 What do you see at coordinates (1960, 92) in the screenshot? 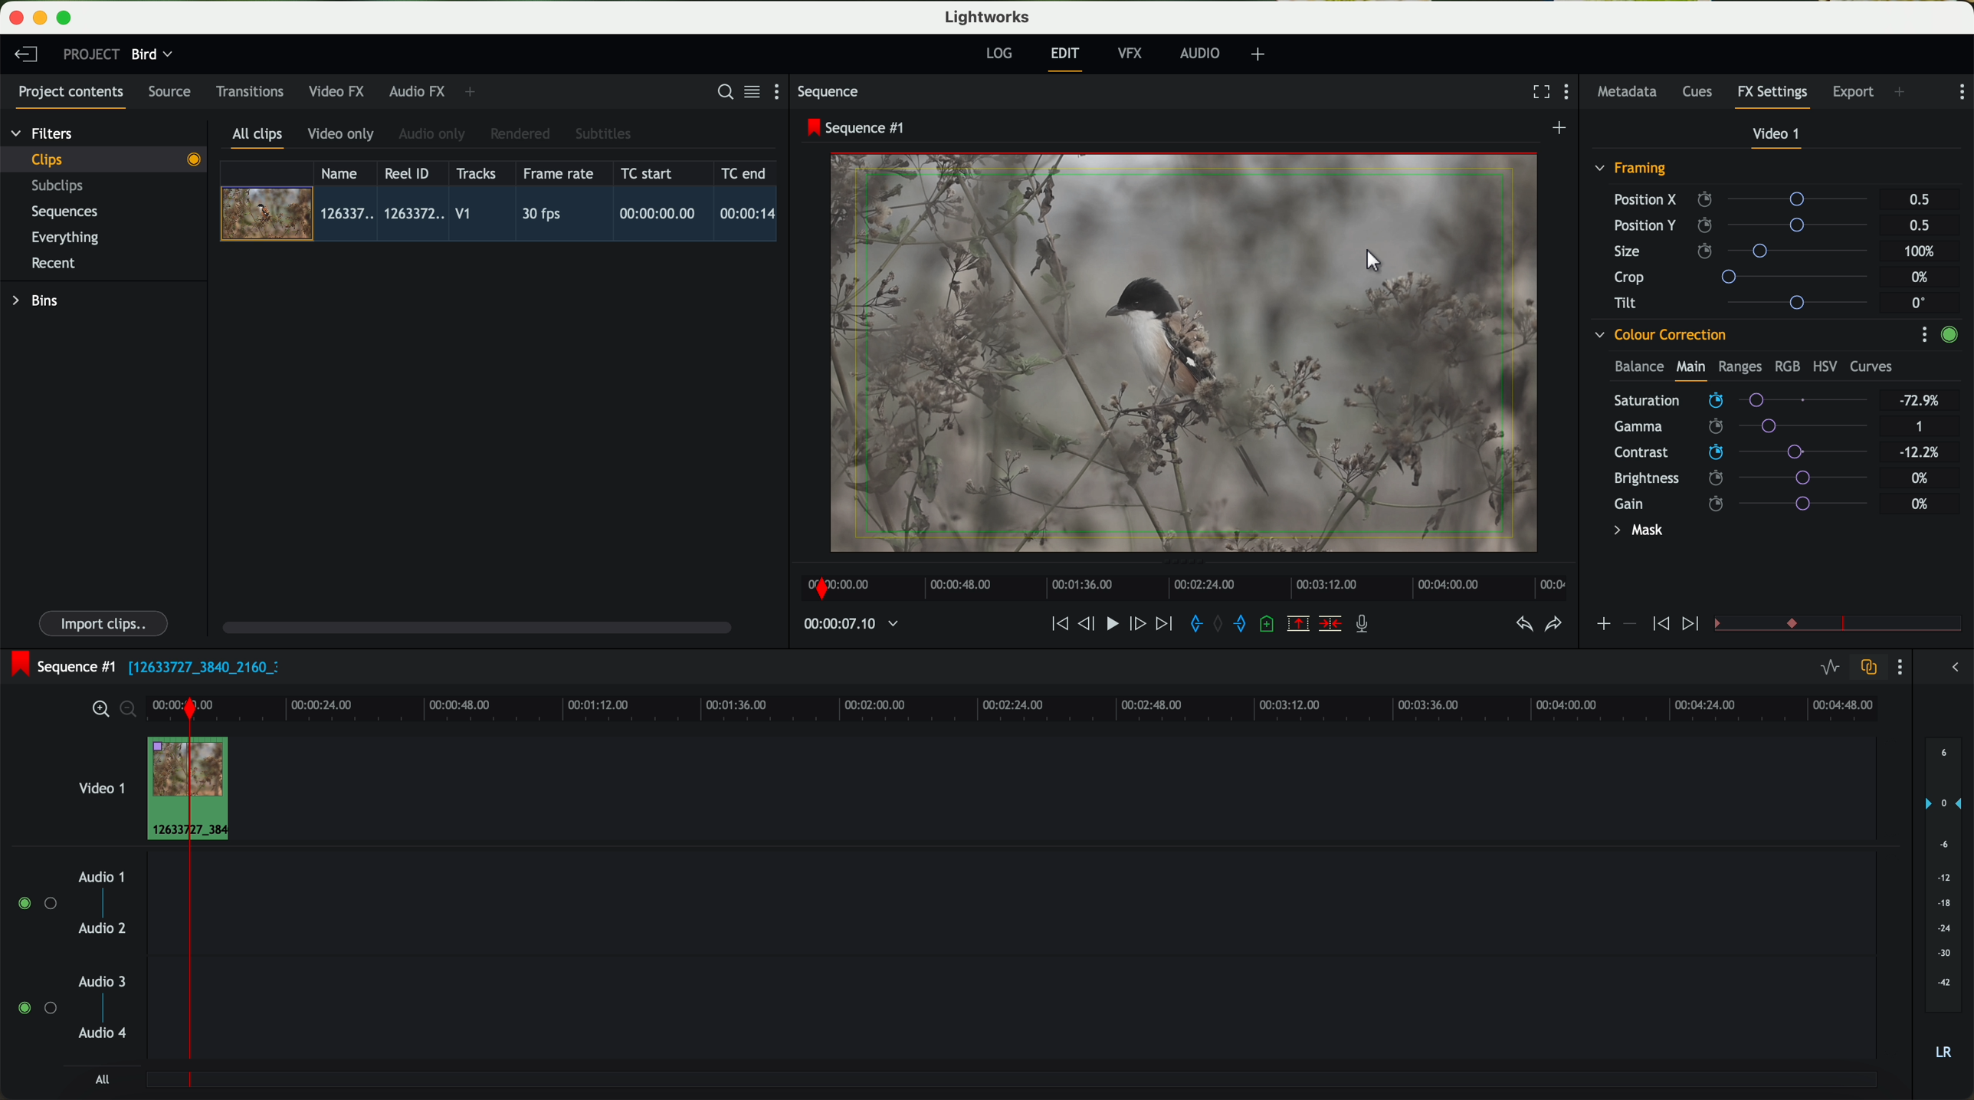
I see `show settings menu` at bounding box center [1960, 92].